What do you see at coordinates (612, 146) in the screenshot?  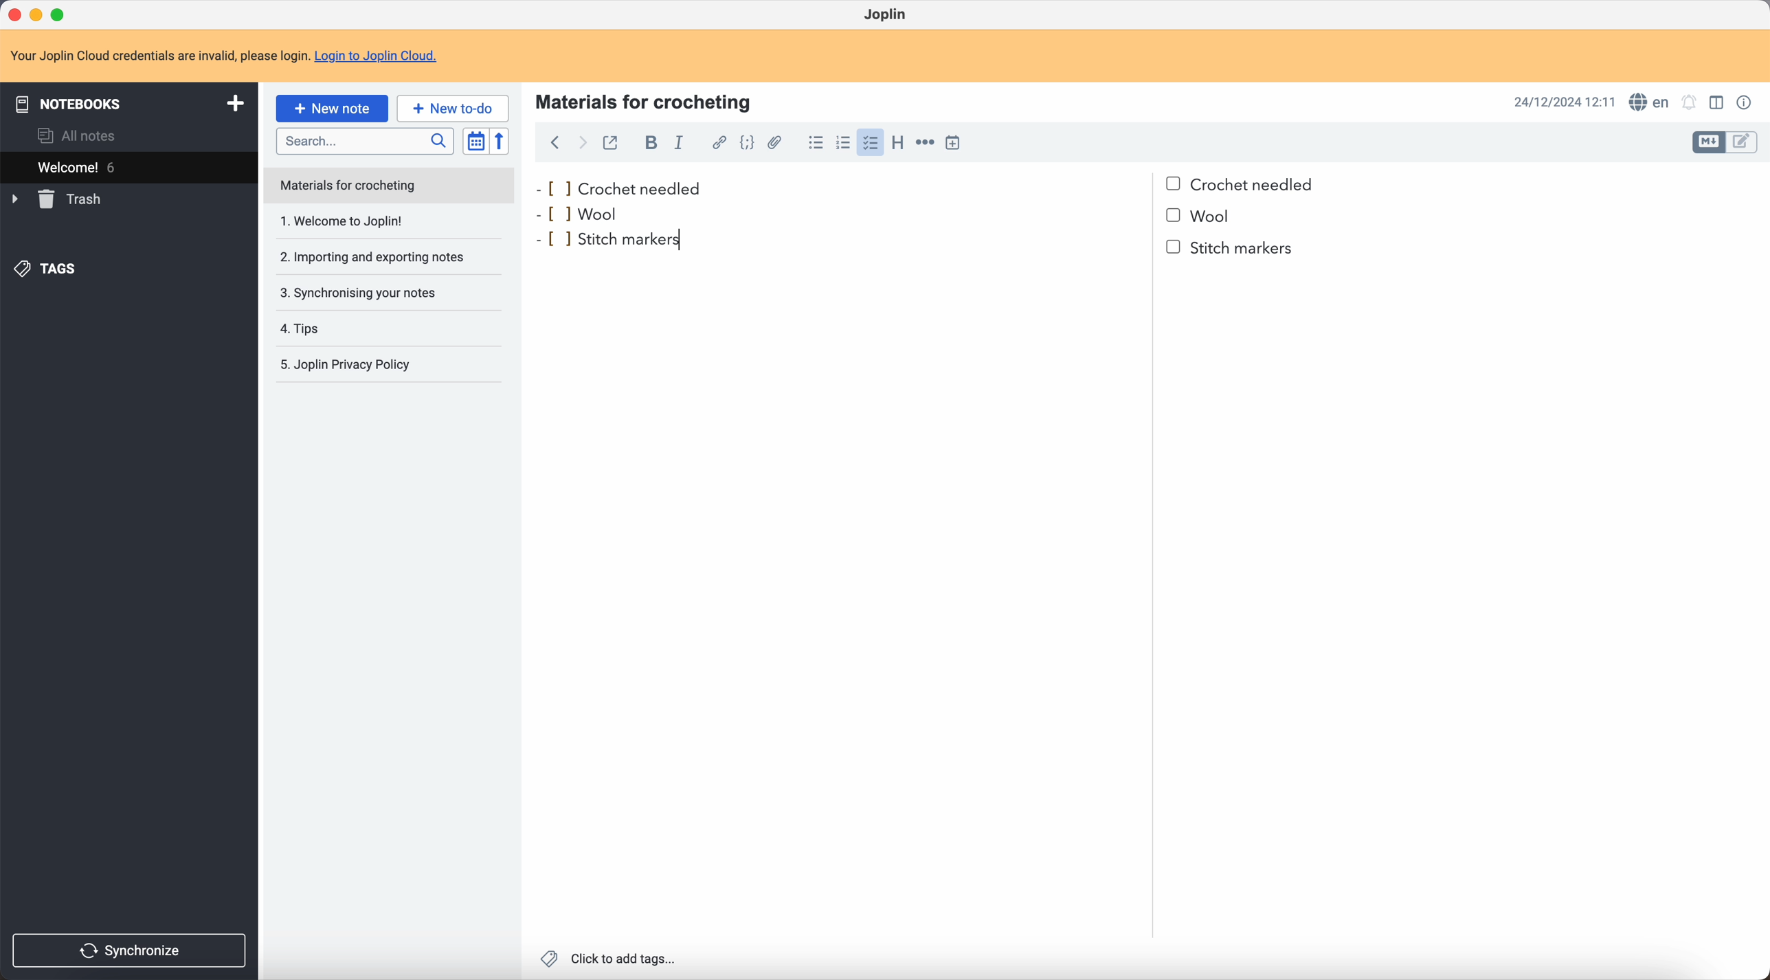 I see `toggle external editing` at bounding box center [612, 146].